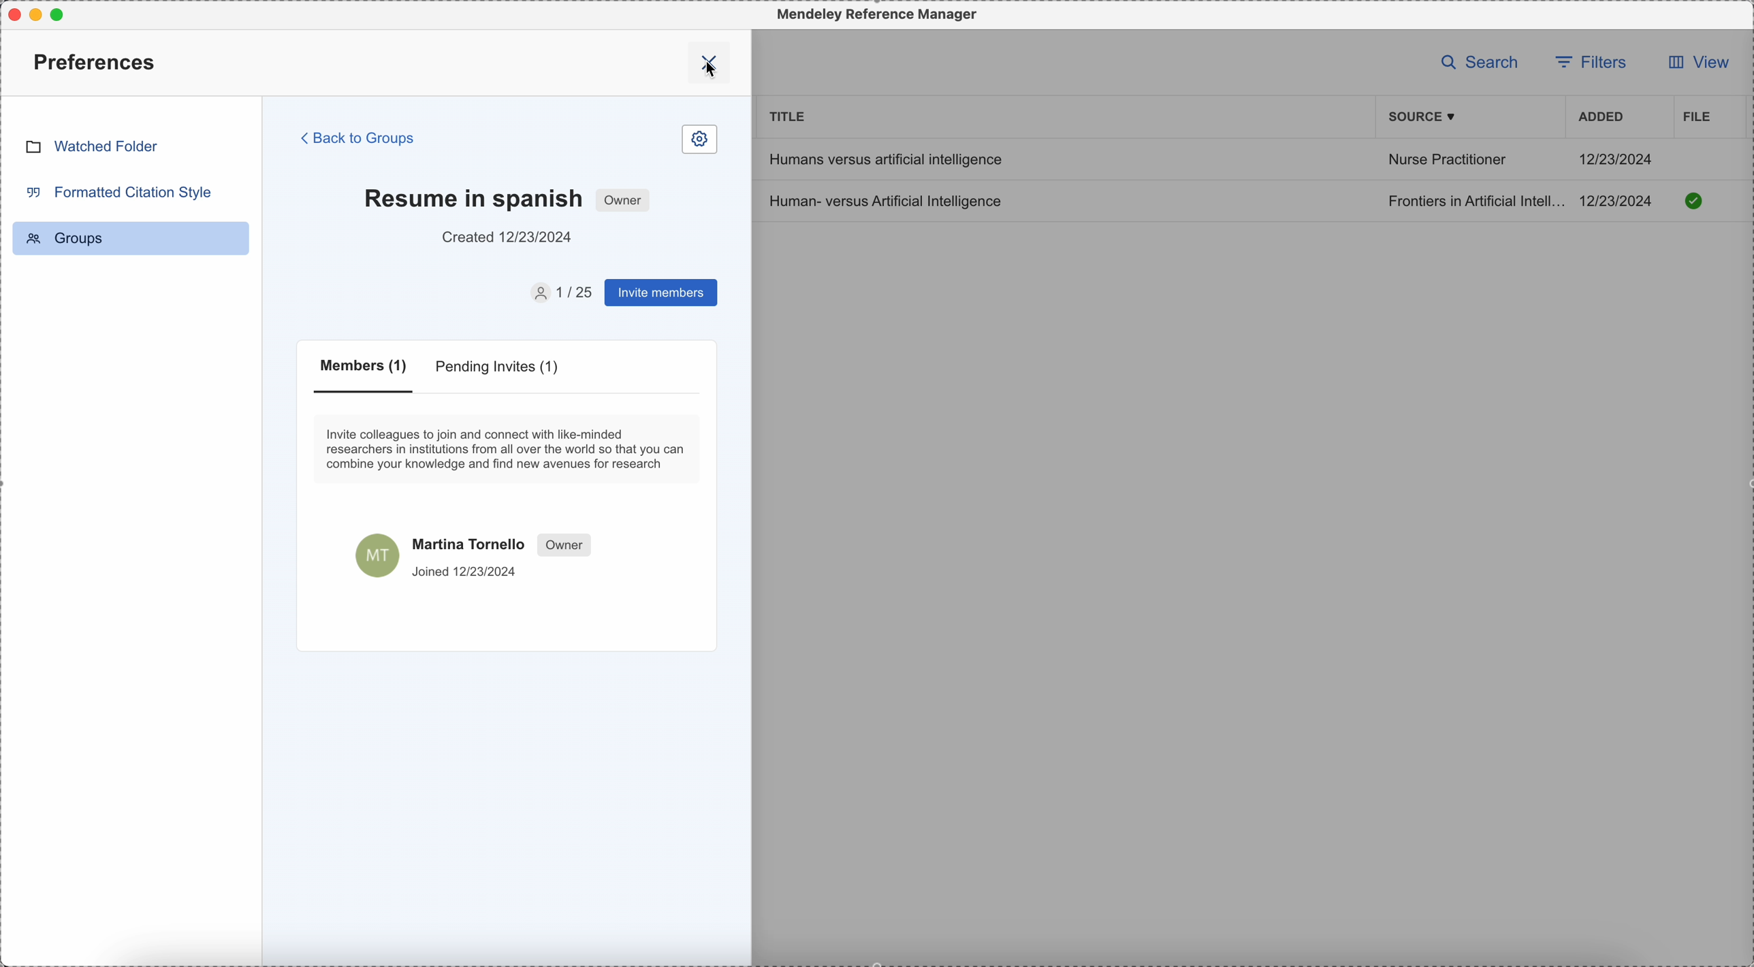 The height and width of the screenshot is (967, 1754). I want to click on Human- versus Artificial Intelligence, so click(889, 200).